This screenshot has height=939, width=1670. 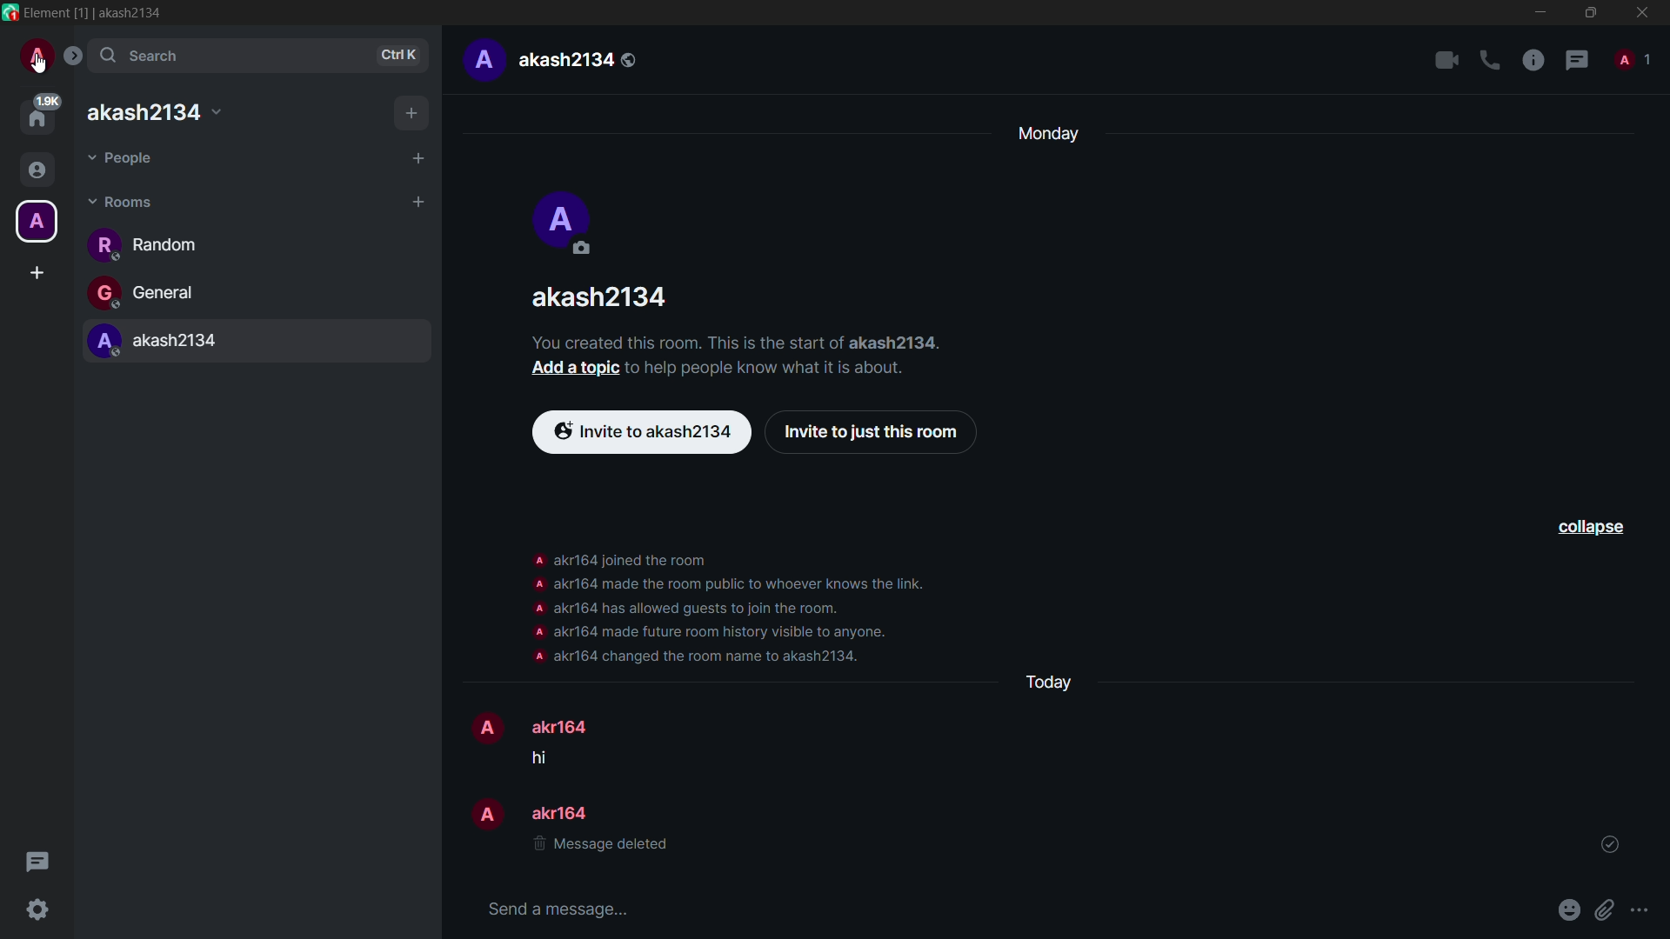 What do you see at coordinates (484, 726) in the screenshot?
I see `profile` at bounding box center [484, 726].